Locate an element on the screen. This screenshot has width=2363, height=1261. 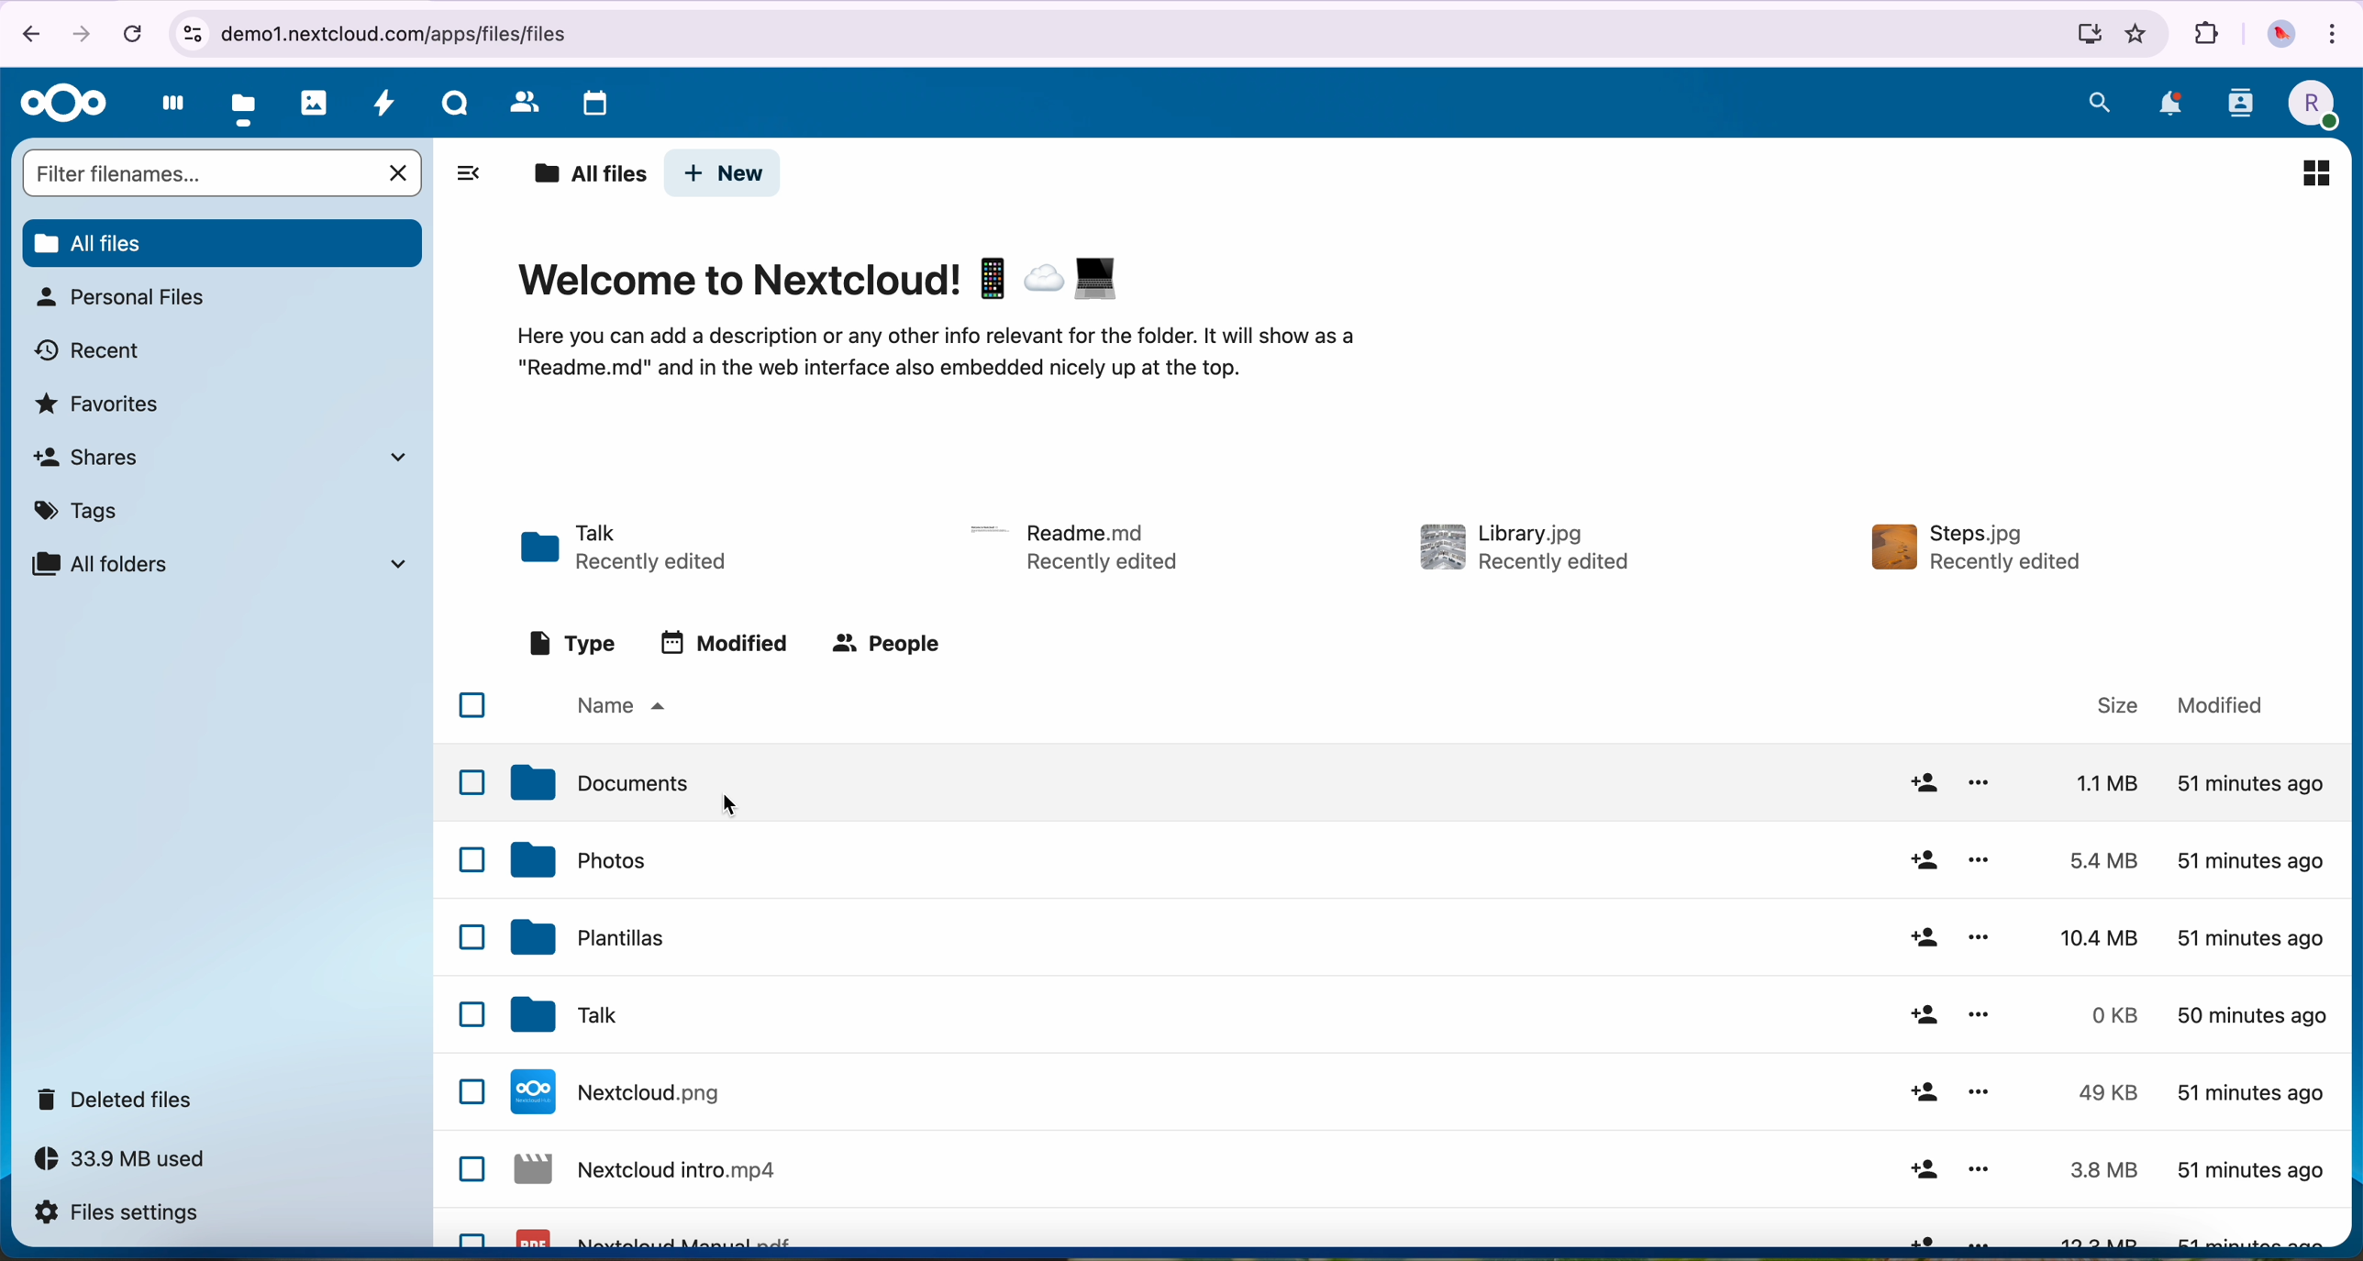
talk is located at coordinates (453, 107).